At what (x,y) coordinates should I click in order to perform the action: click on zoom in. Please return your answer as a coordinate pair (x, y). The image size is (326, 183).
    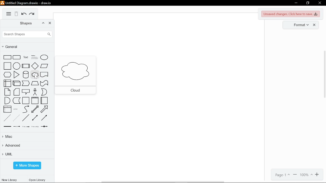
    Looking at the image, I should click on (318, 175).